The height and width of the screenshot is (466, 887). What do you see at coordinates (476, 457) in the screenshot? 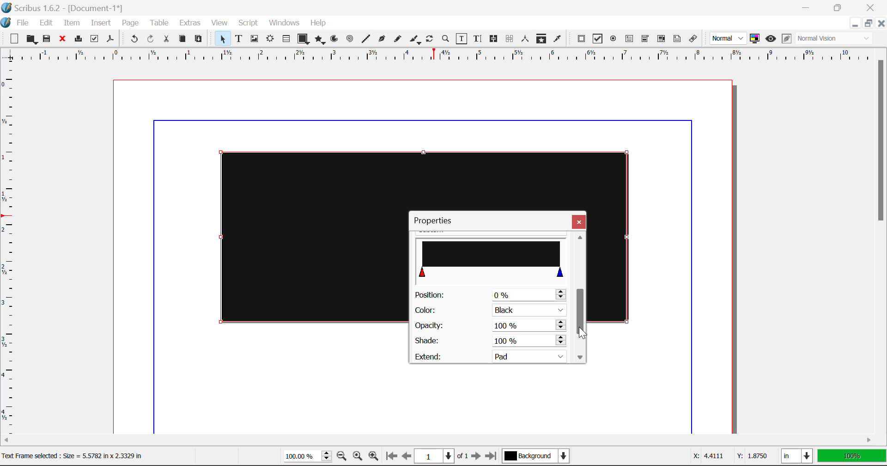
I see `Next Page` at bounding box center [476, 457].